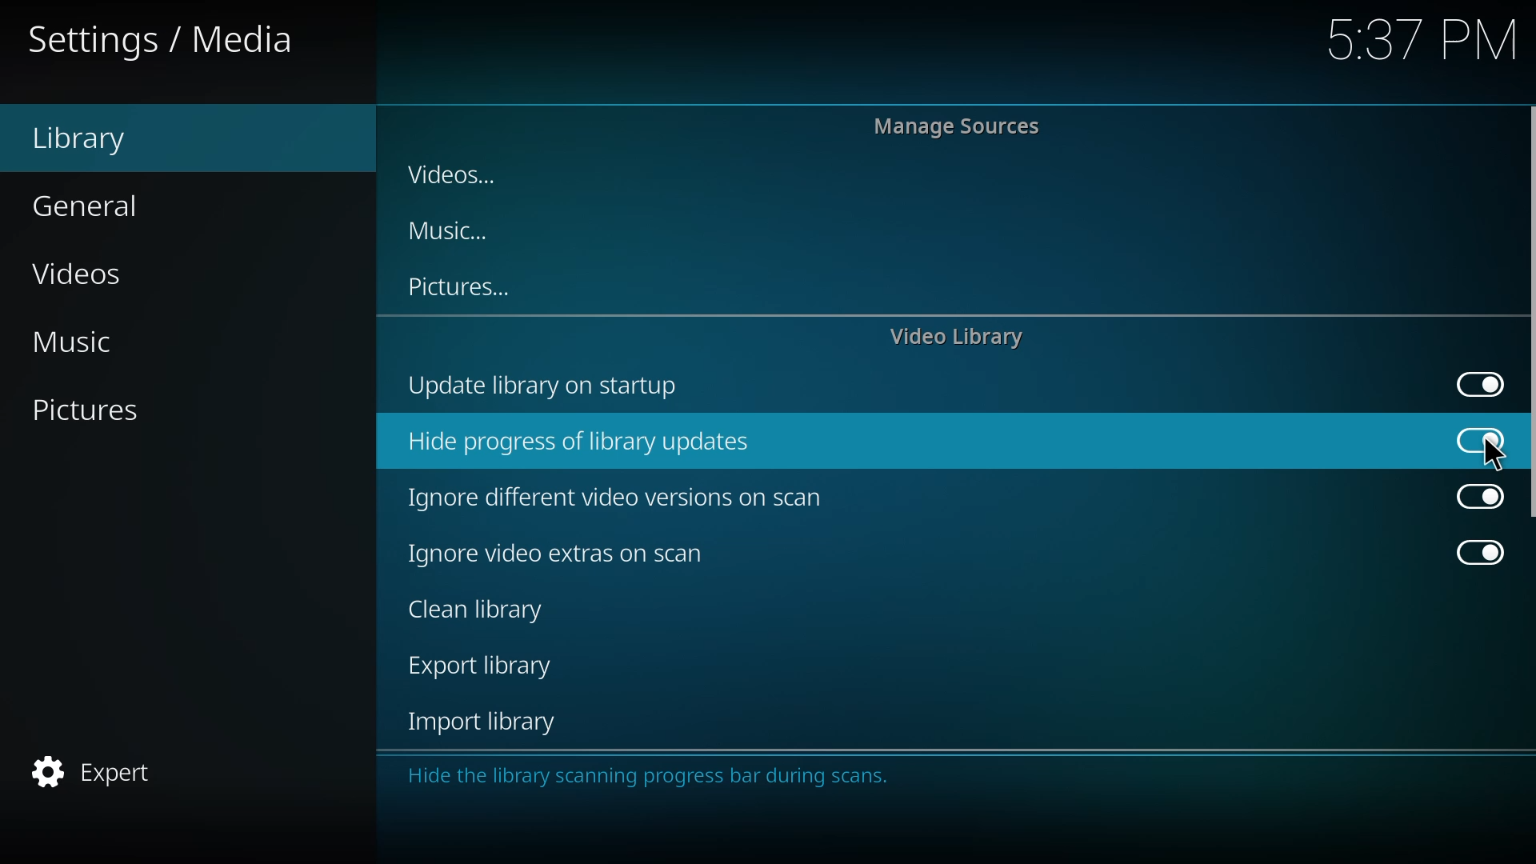 Image resolution: width=1536 pixels, height=864 pixels. Describe the element at coordinates (486, 722) in the screenshot. I see `import library` at that location.